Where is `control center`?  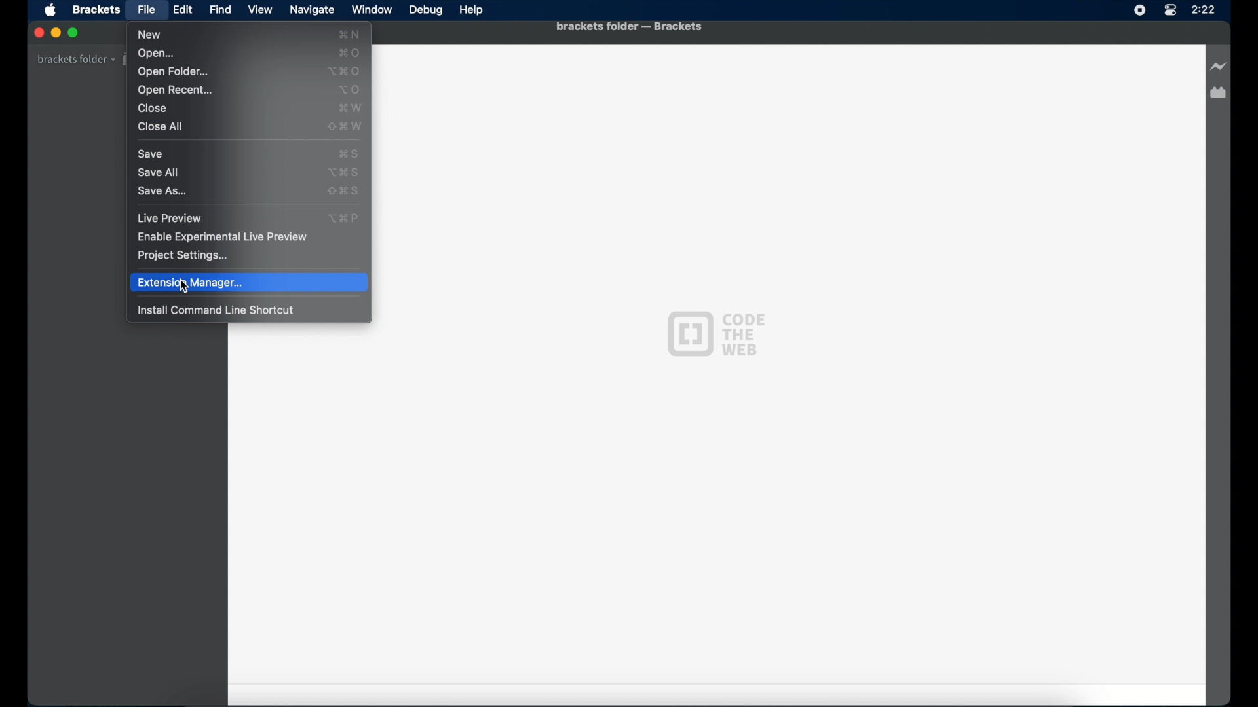
control center is located at coordinates (1171, 14).